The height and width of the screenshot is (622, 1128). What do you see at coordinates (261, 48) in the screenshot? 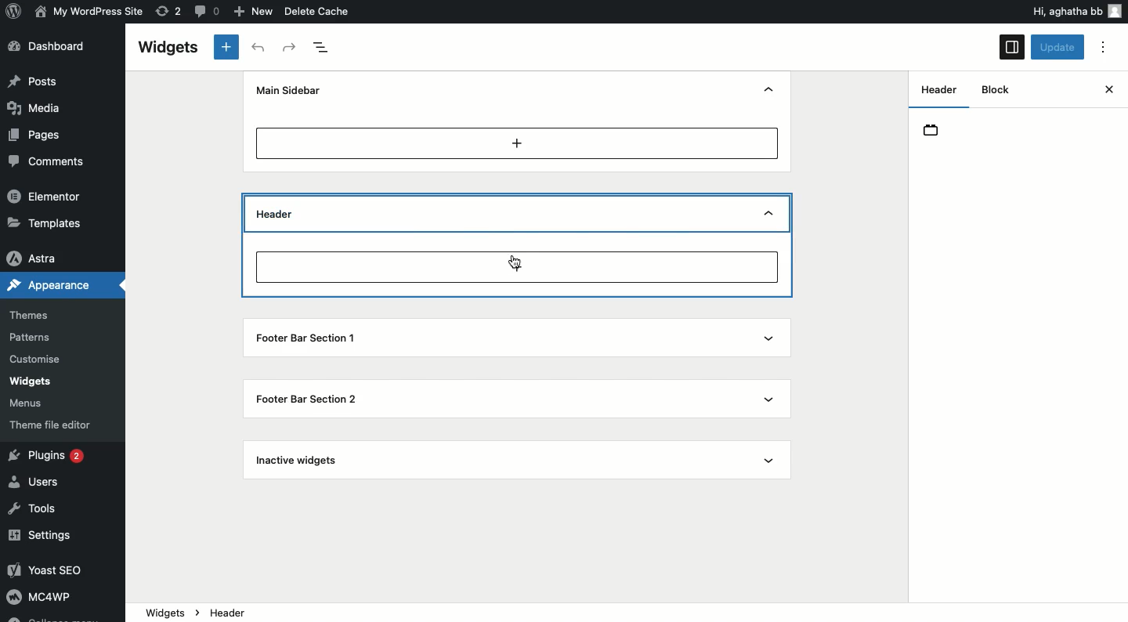
I see `Undo` at bounding box center [261, 48].